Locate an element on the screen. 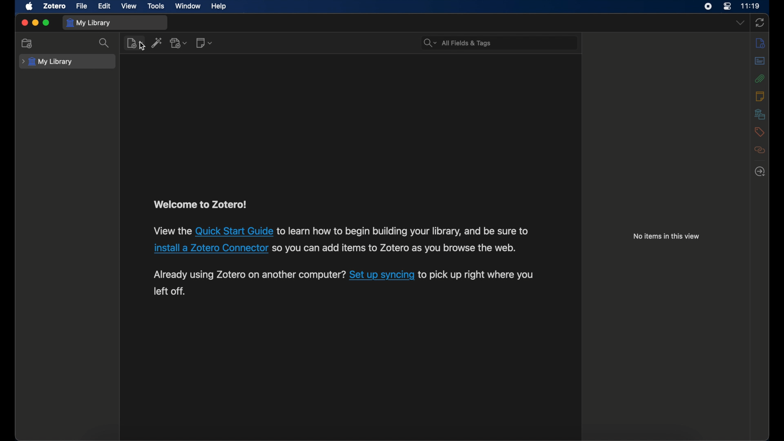 This screenshot has width=784, height=441. my library is located at coordinates (89, 22).